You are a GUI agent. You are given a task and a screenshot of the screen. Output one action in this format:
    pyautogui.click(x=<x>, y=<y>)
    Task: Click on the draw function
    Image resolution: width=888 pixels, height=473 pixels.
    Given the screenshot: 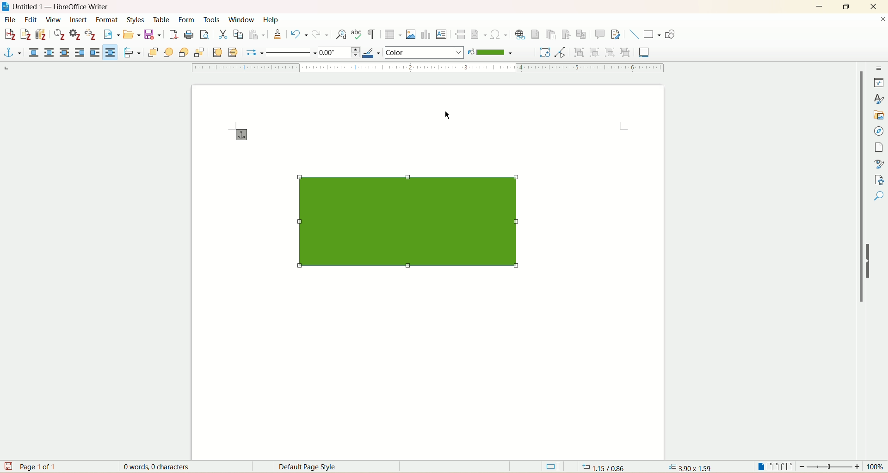 What is the action you would take?
    pyautogui.click(x=670, y=36)
    